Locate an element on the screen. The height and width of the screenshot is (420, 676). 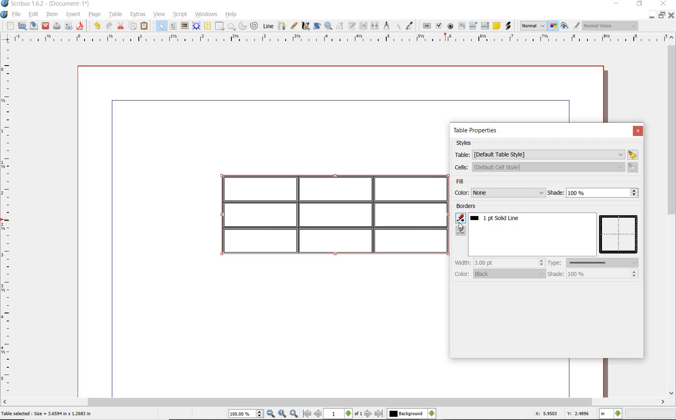
select current unit is located at coordinates (610, 414).